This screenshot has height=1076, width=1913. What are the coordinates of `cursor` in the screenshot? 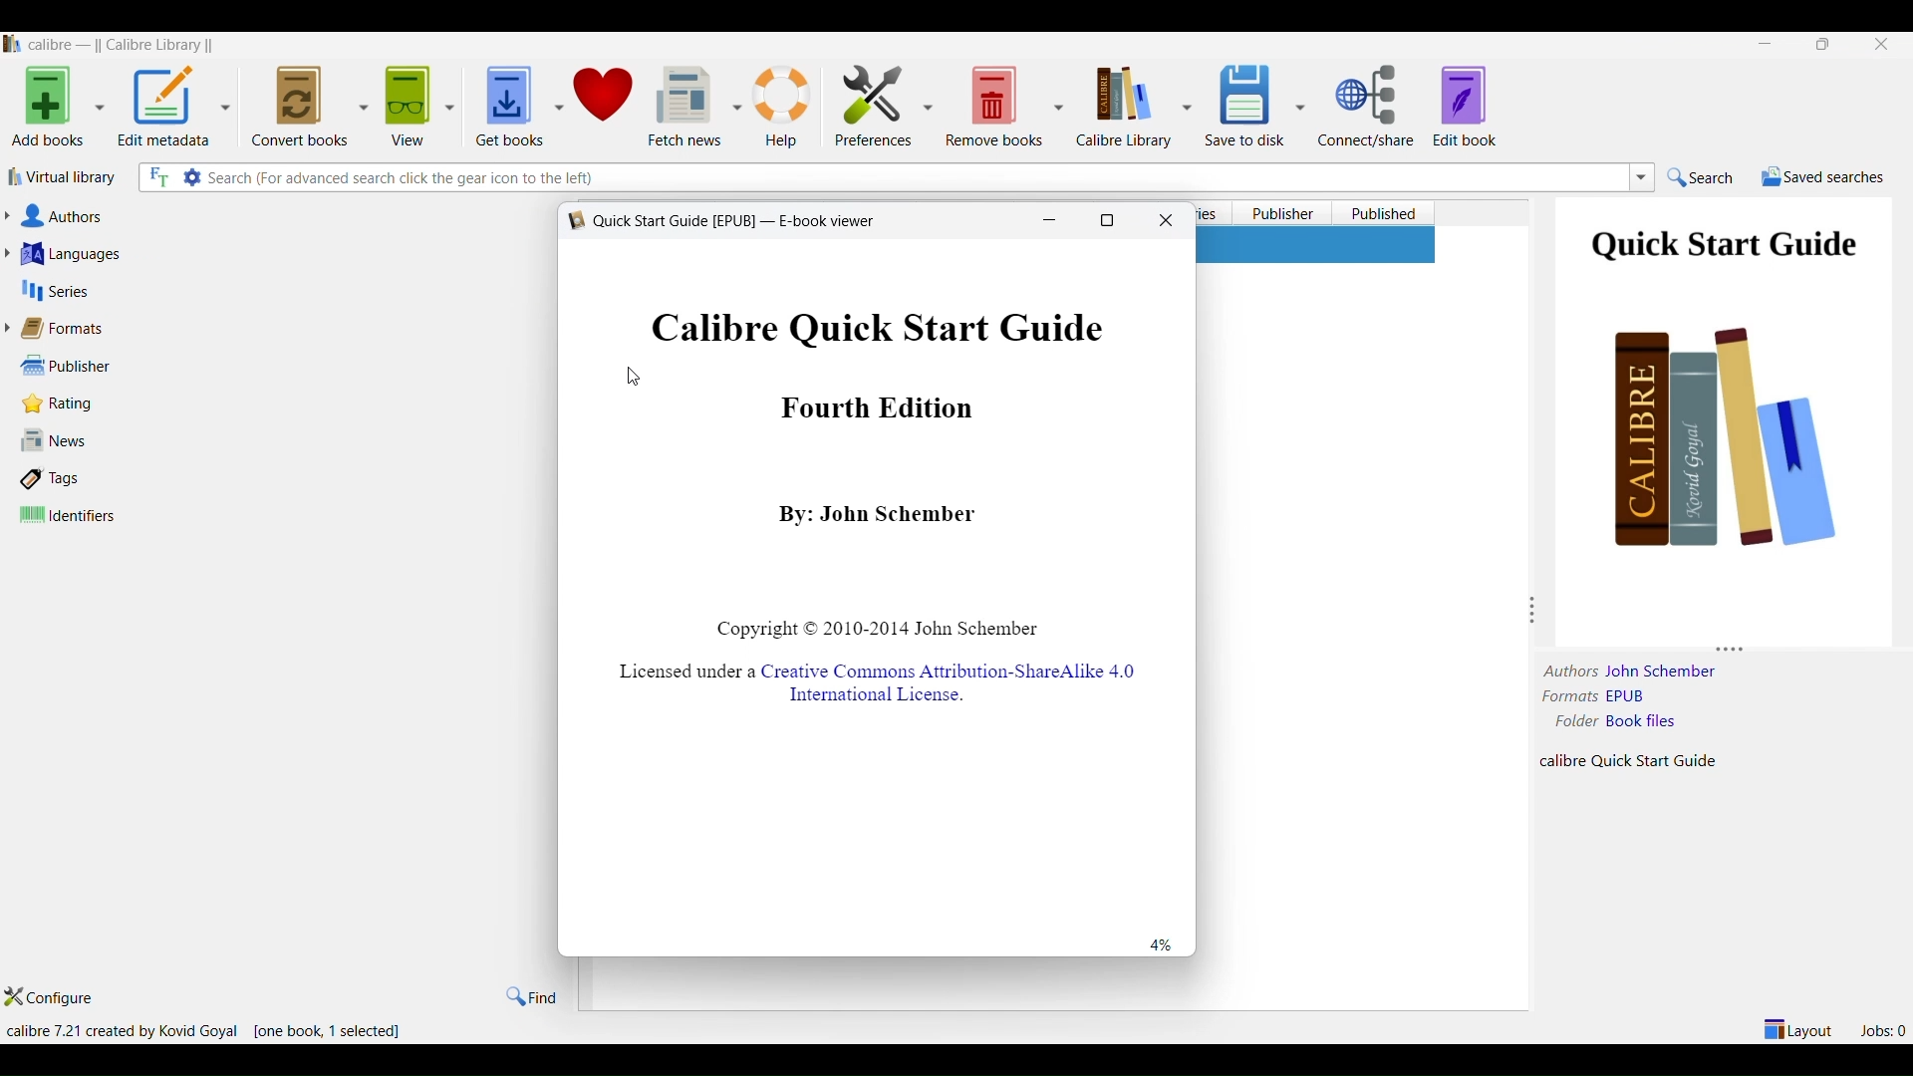 It's located at (632, 377).